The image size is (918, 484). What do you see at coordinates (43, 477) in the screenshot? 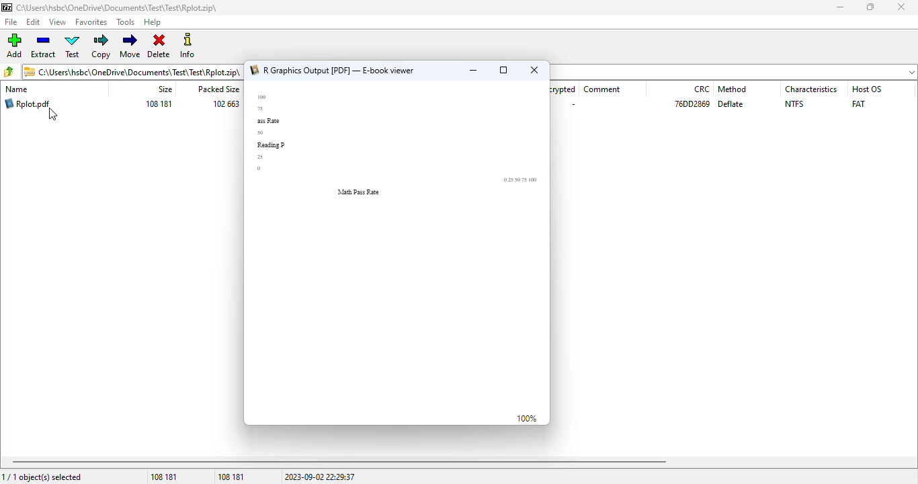
I see `1/1 object(s) selected` at bounding box center [43, 477].